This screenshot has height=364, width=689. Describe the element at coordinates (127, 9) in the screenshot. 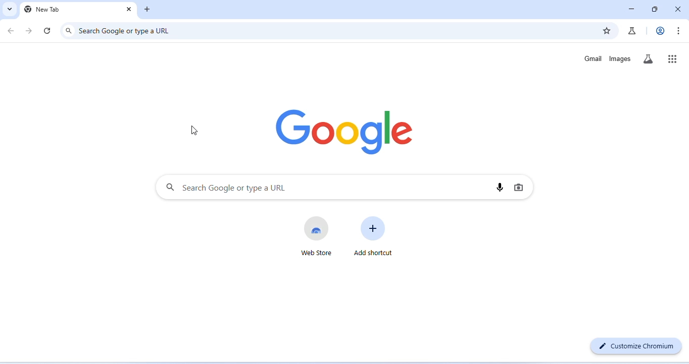

I see `close` at that location.